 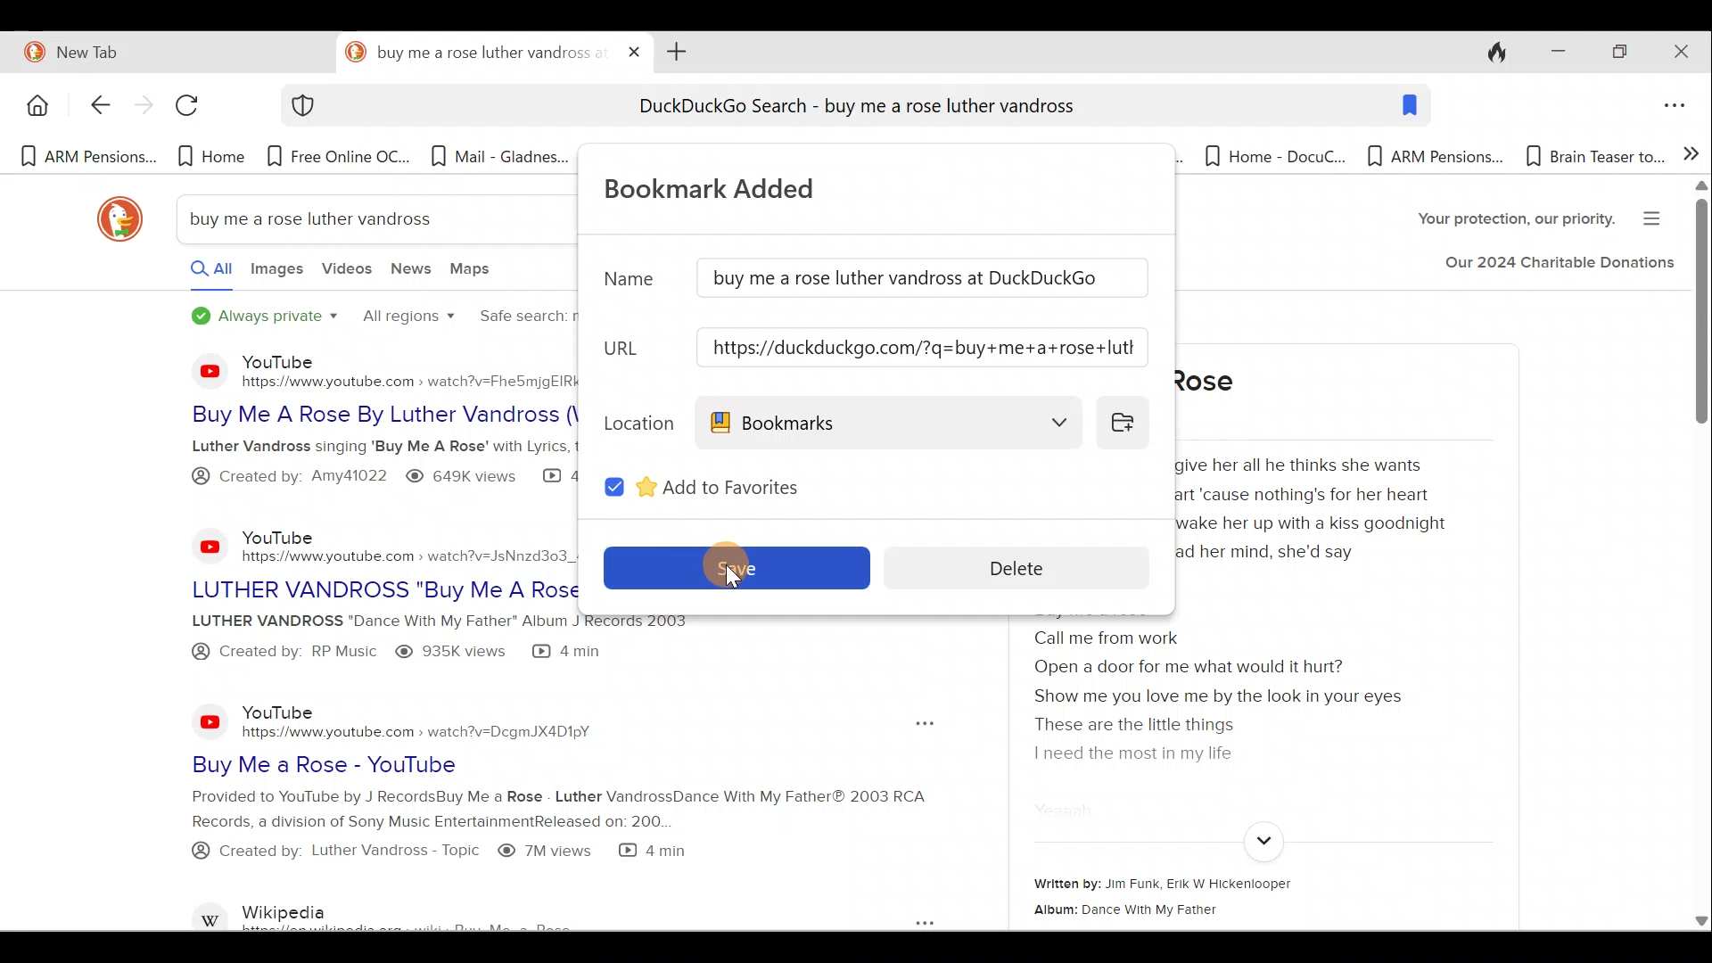 I want to click on Expand, so click(x=1261, y=842).